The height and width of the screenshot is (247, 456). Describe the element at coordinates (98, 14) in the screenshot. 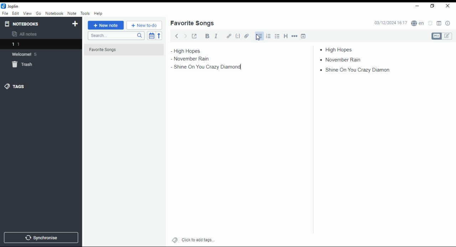

I see `help` at that location.